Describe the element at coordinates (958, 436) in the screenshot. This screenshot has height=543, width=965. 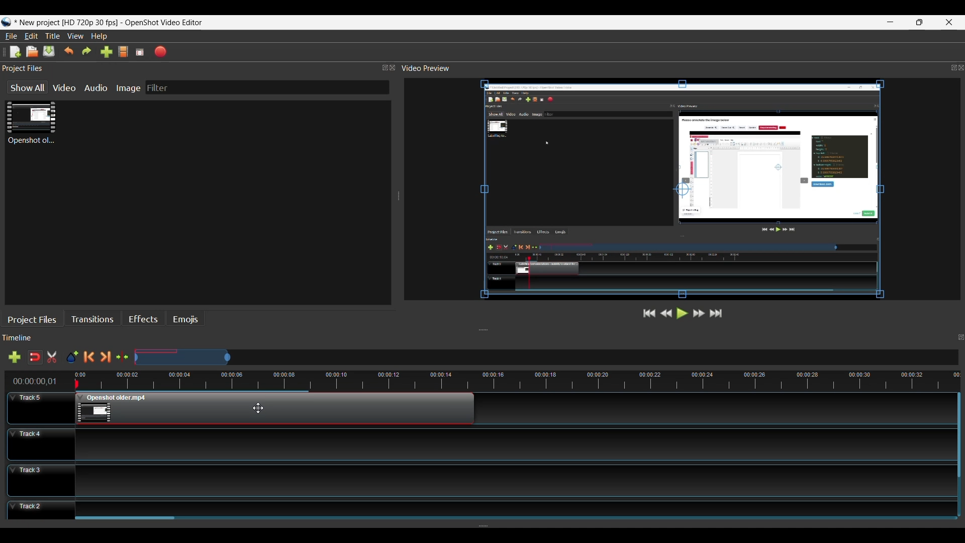
I see `Vertical Scroll bar` at that location.